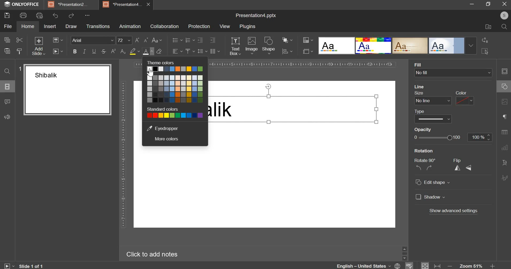 The image size is (511, 269). What do you see at coordinates (177, 50) in the screenshot?
I see `horizontal alignment` at bounding box center [177, 50].